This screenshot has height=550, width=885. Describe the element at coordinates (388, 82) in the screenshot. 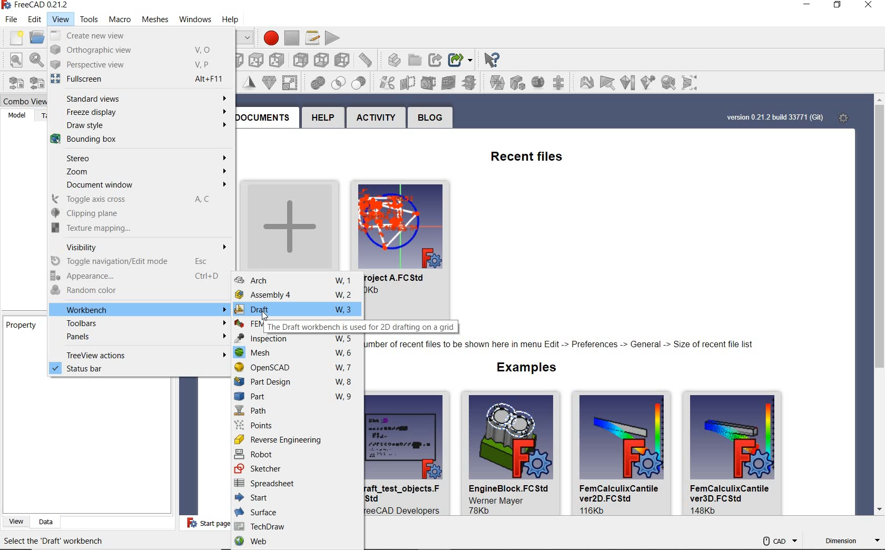

I see `trim mesh` at that location.